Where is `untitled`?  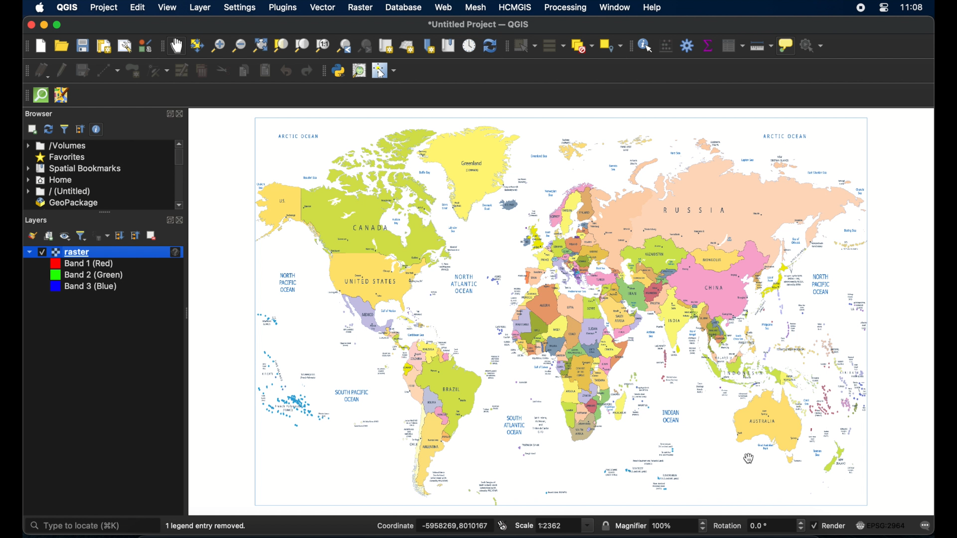 untitled is located at coordinates (57, 192).